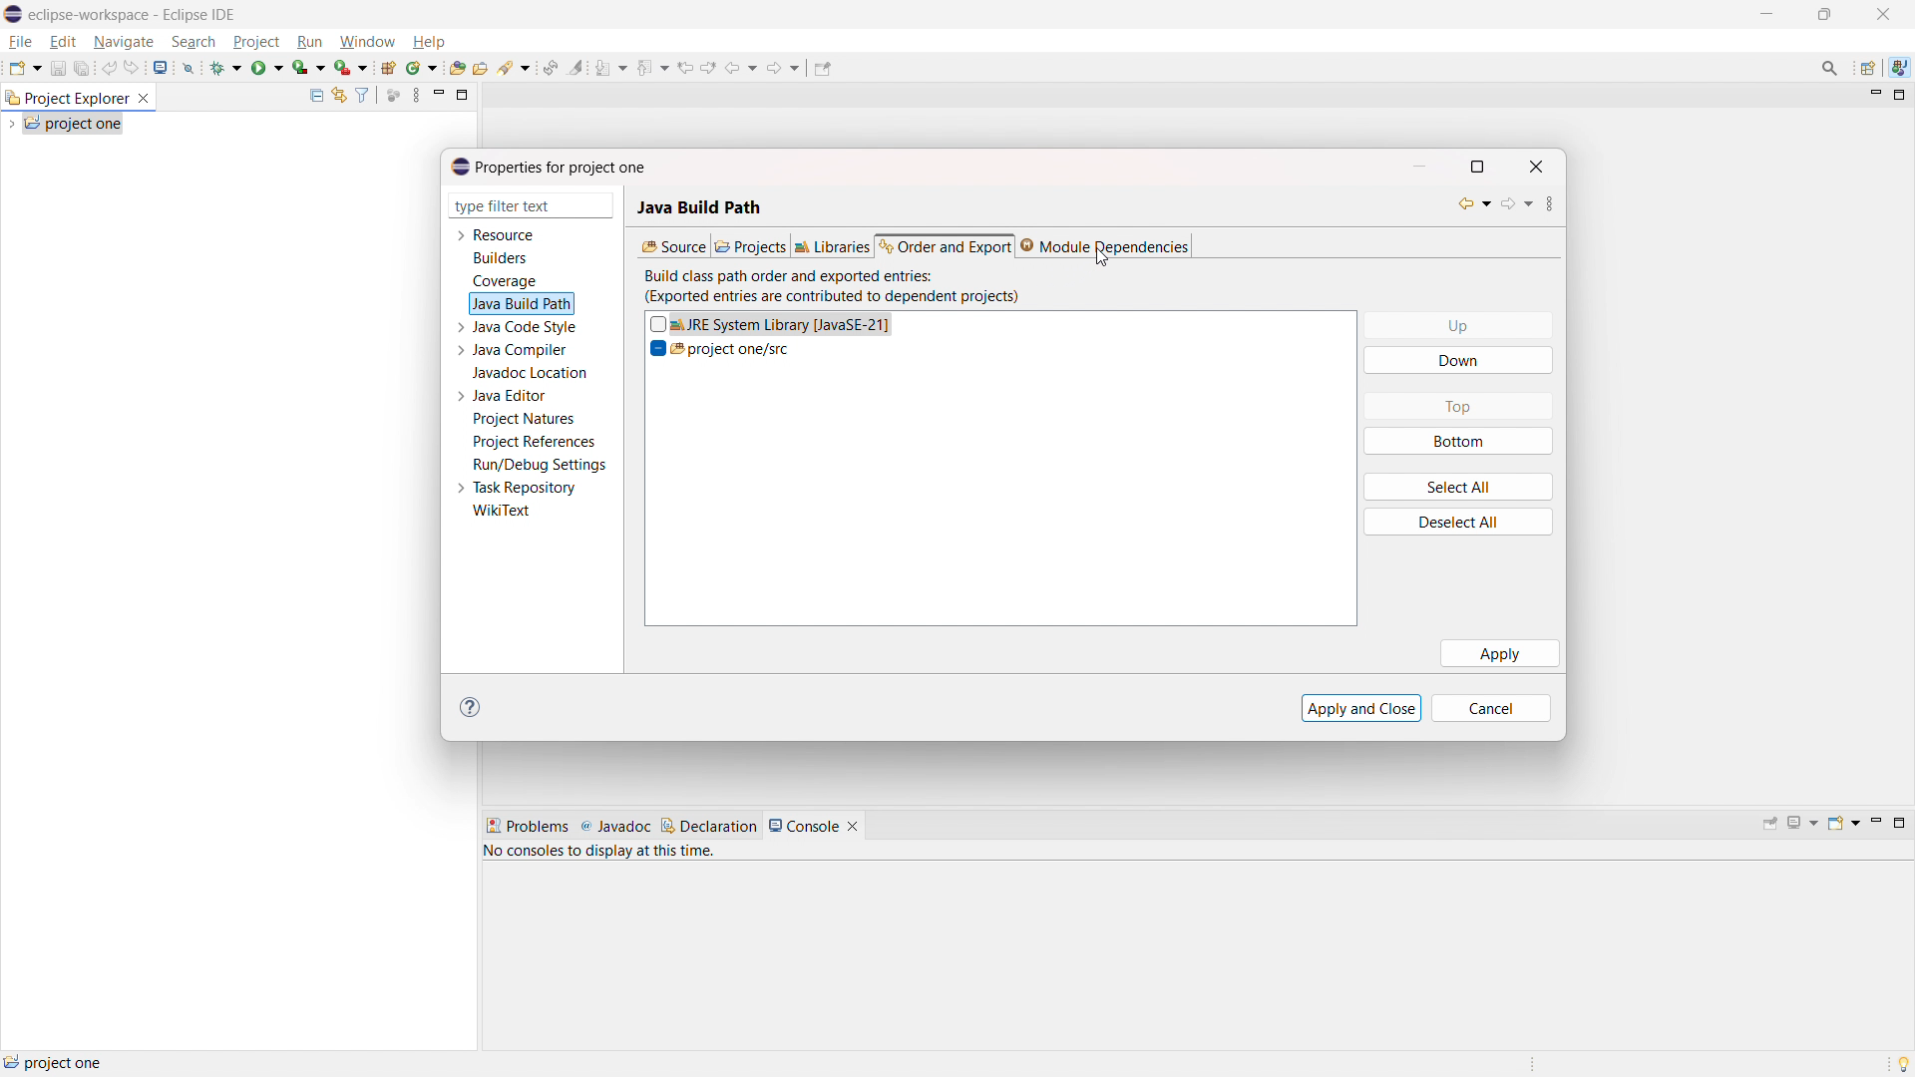 The width and height of the screenshot is (1915, 1077). Describe the element at coordinates (709, 826) in the screenshot. I see `declaration` at that location.